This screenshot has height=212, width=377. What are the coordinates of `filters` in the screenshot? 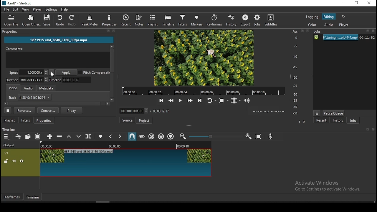 It's located at (183, 20).